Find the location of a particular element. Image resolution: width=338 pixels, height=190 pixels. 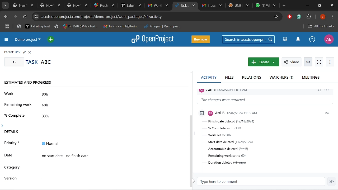

90h is located at coordinates (54, 95).